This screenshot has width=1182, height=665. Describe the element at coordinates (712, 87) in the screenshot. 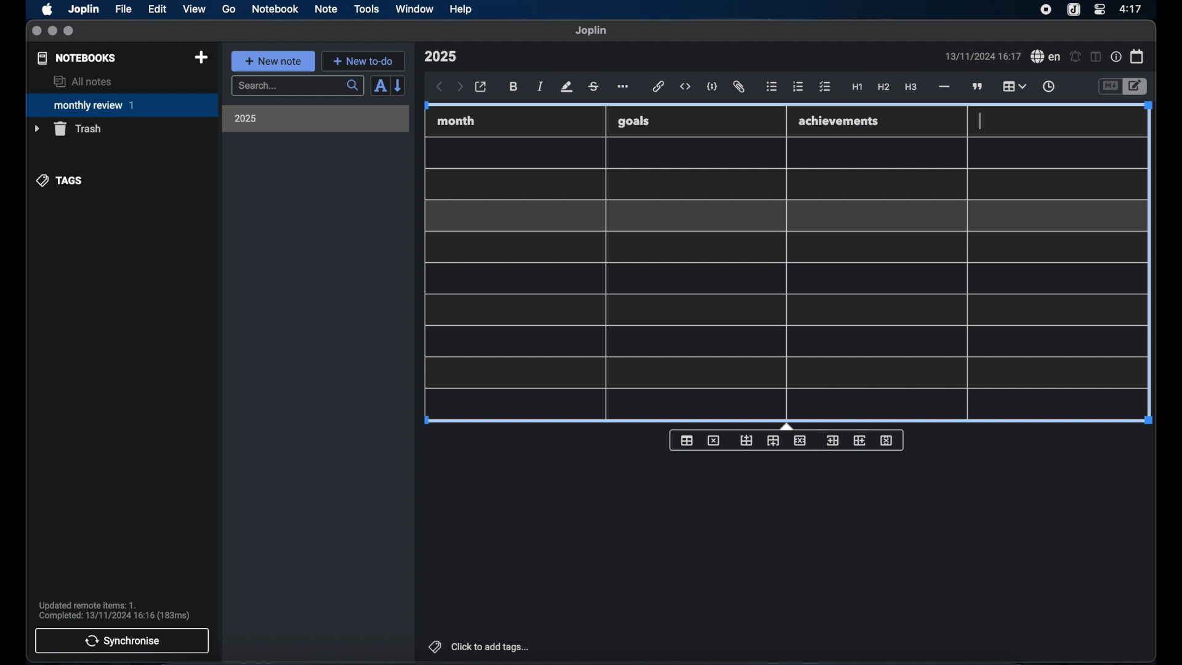

I see `code` at that location.